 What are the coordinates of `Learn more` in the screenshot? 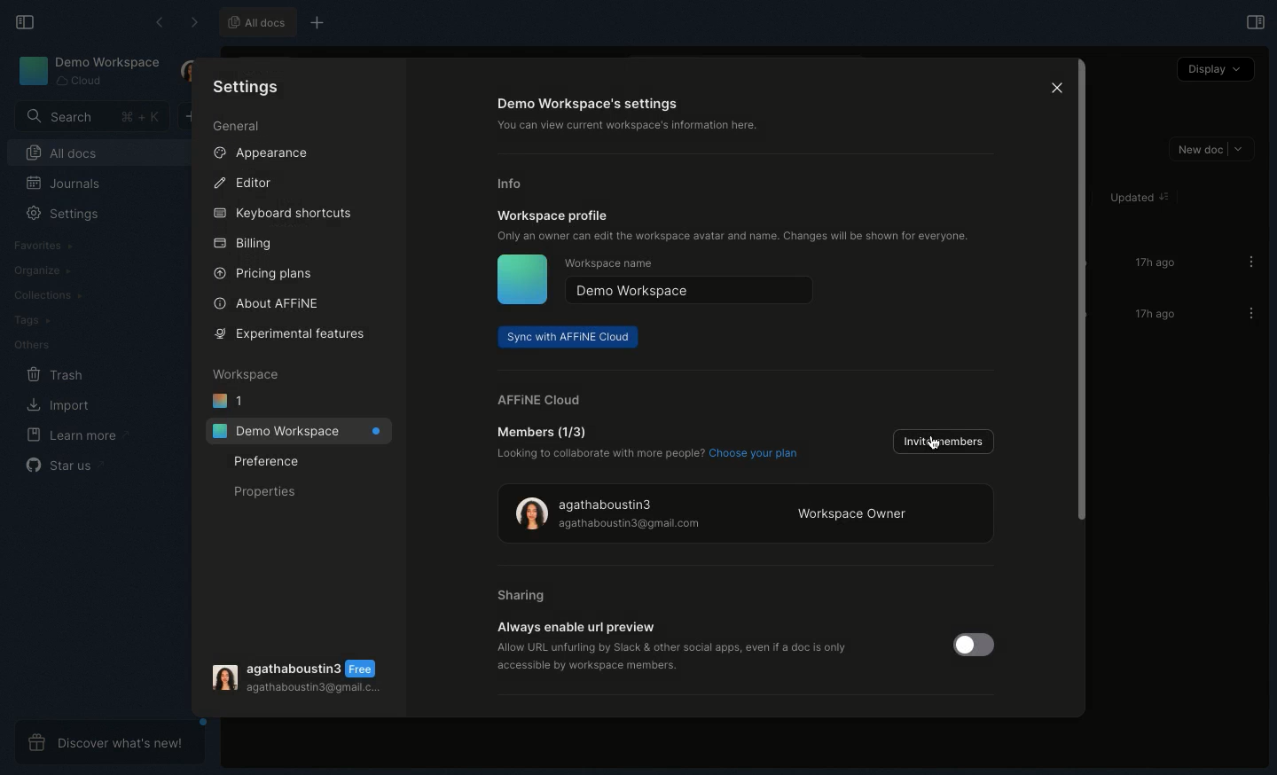 It's located at (74, 436).